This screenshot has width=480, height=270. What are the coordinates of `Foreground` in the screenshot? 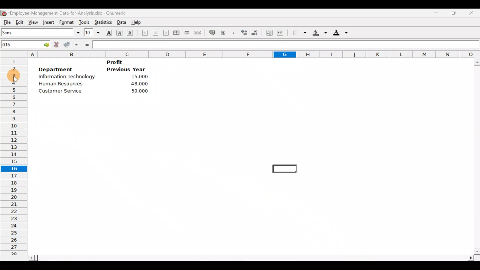 It's located at (342, 34).